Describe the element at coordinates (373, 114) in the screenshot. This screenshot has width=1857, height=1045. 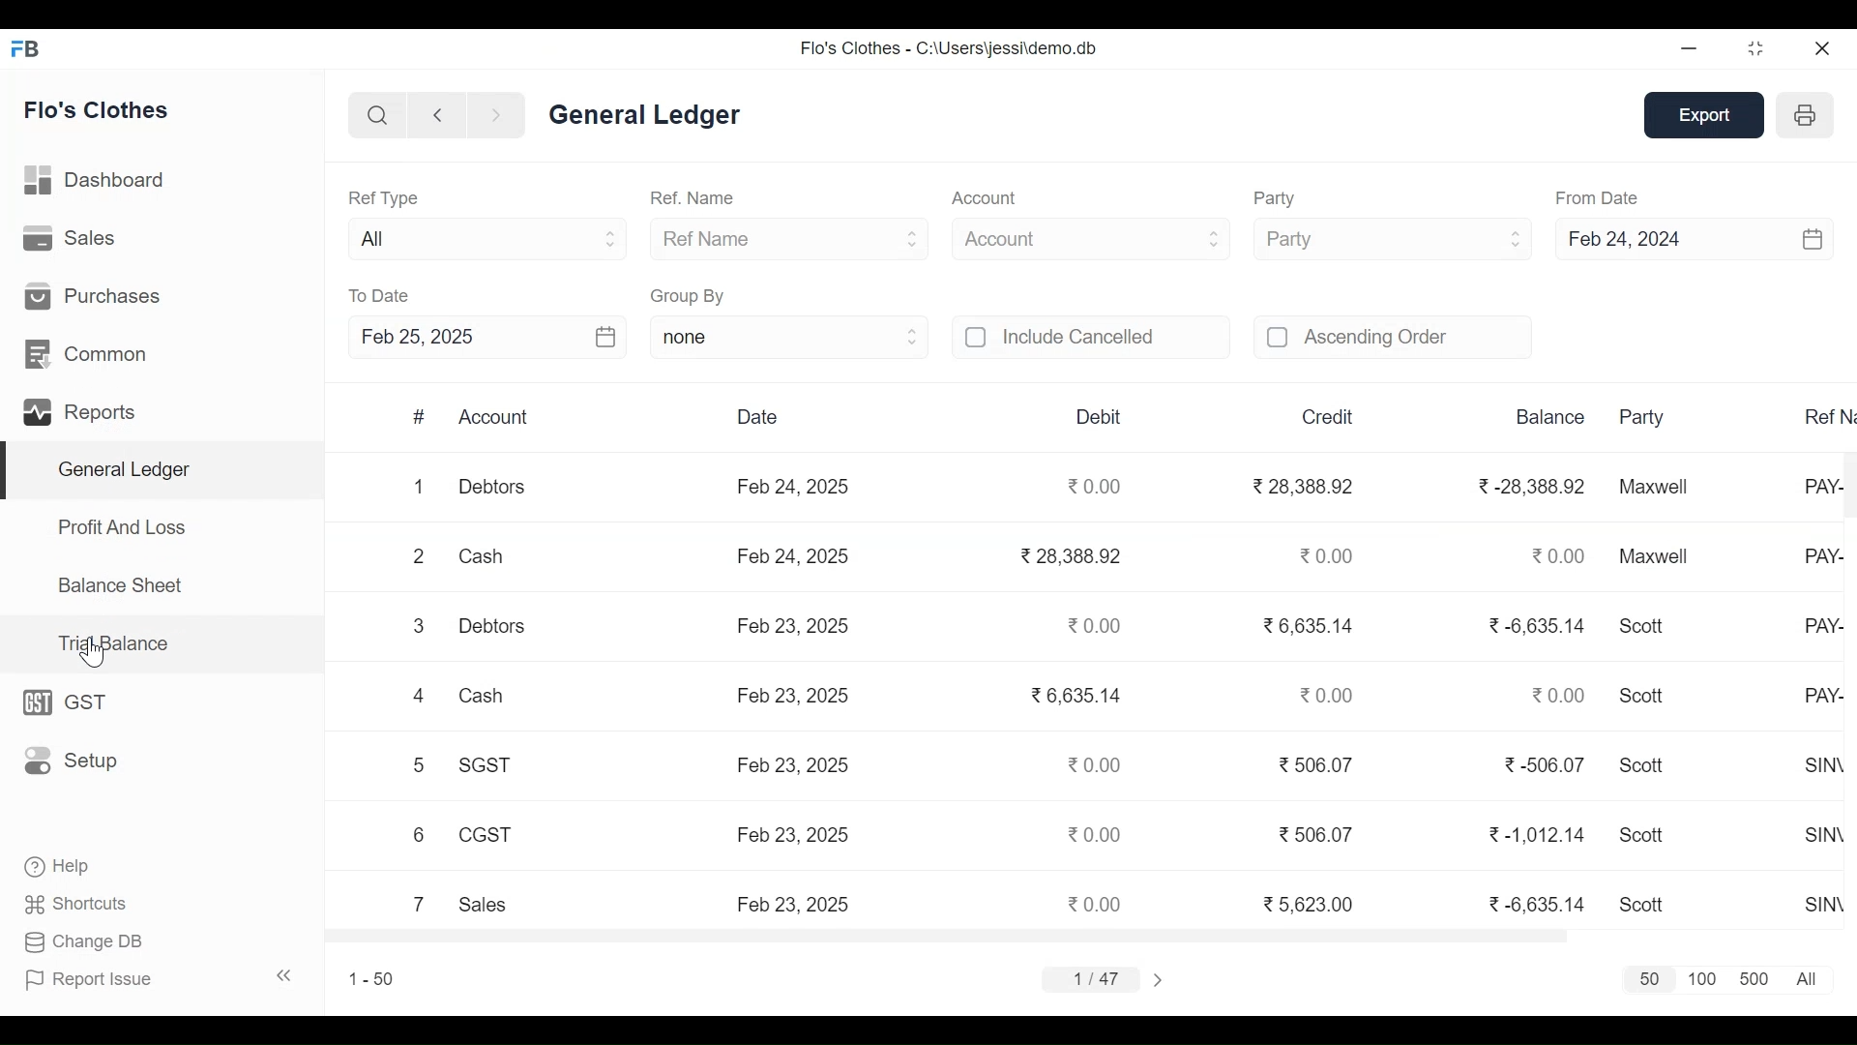
I see `Search` at that location.